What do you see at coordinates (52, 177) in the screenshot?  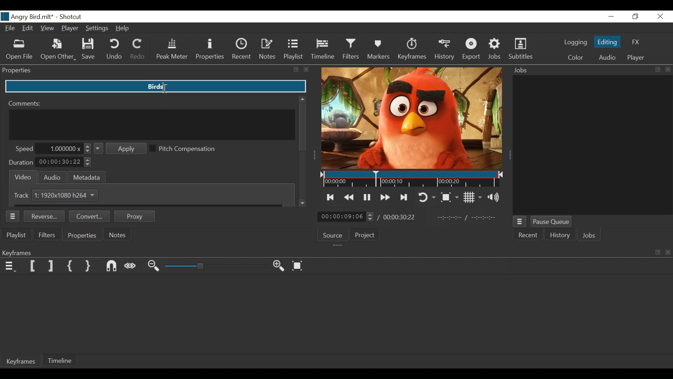 I see `Audio` at bounding box center [52, 177].